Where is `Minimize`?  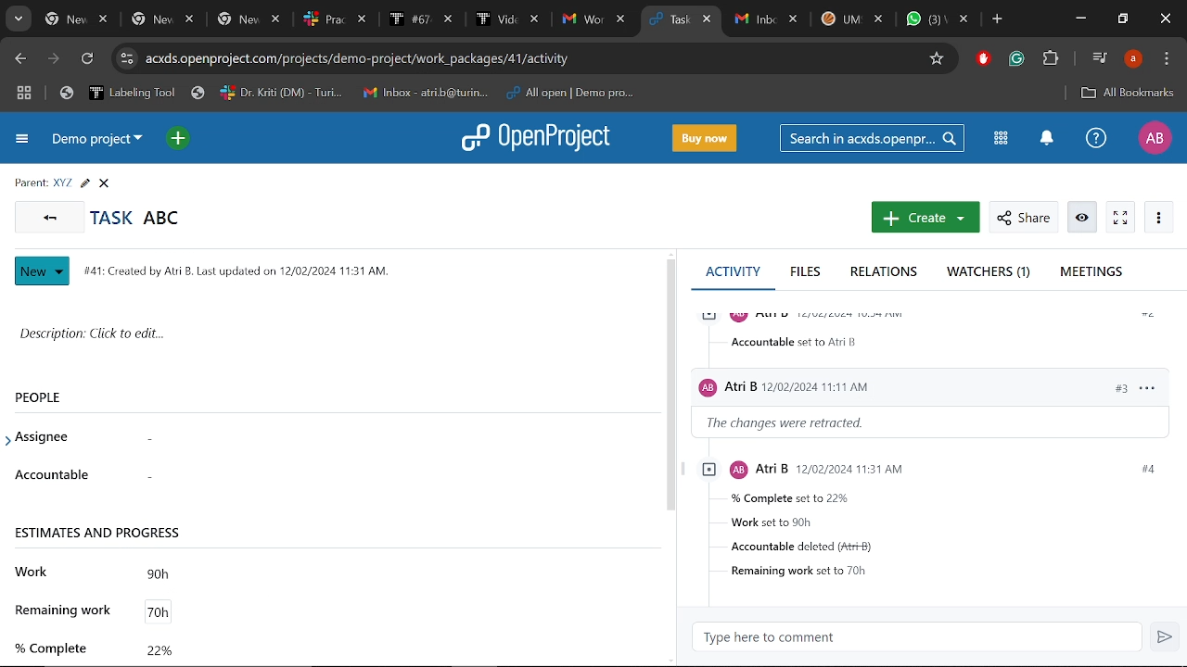
Minimize is located at coordinates (1079, 20).